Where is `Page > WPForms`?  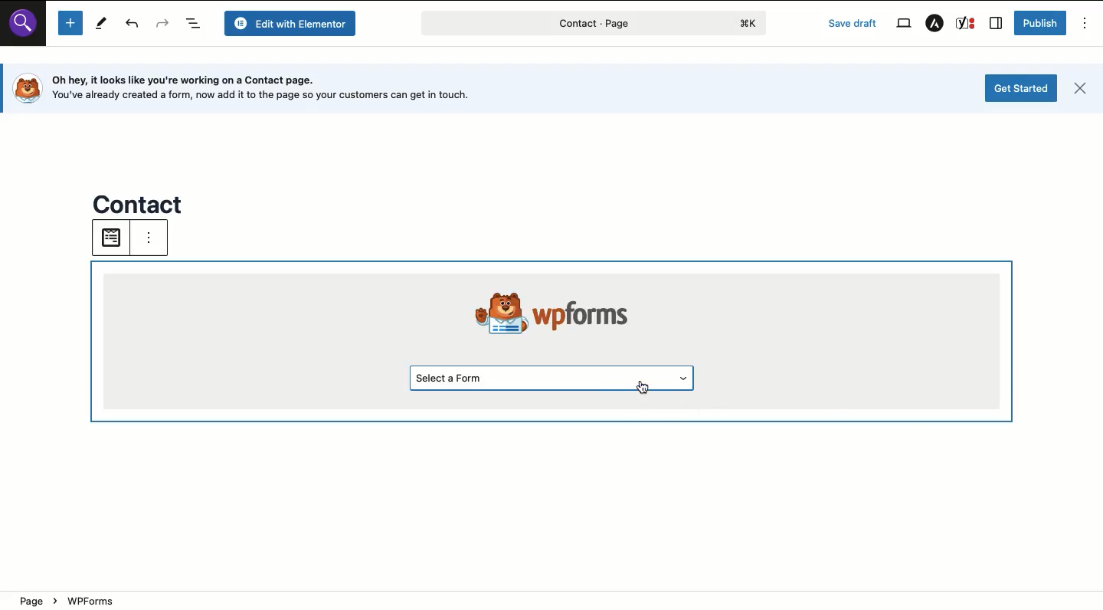 Page > WPForms is located at coordinates (191, 599).